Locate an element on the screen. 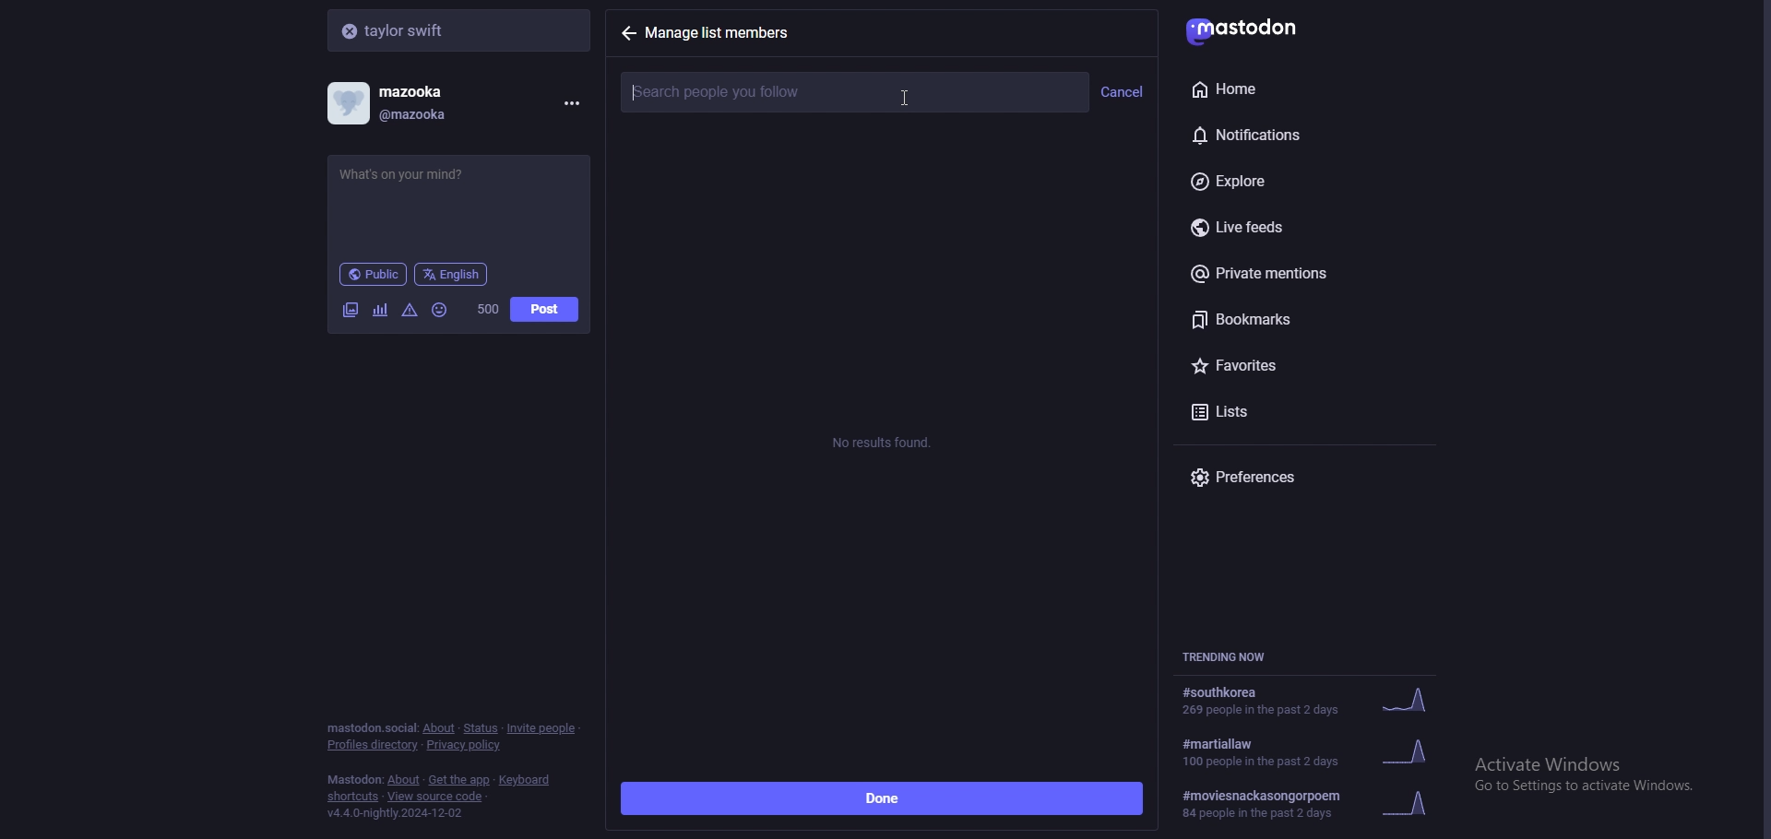  post is located at coordinates (544, 310).